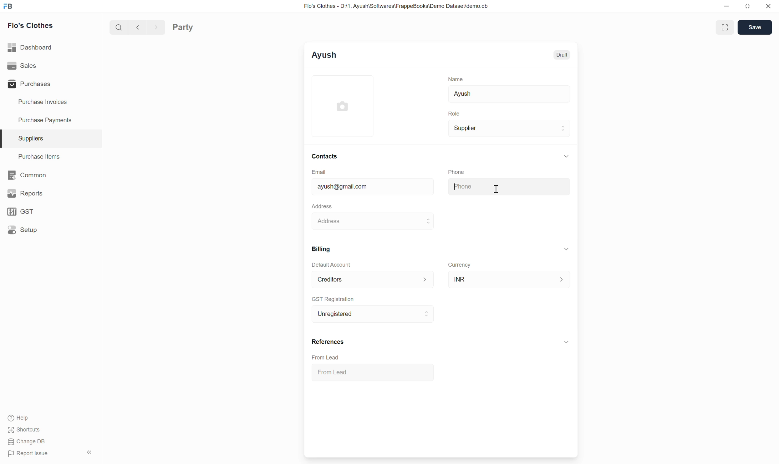  Describe the element at coordinates (51, 193) in the screenshot. I see `Reports` at that location.